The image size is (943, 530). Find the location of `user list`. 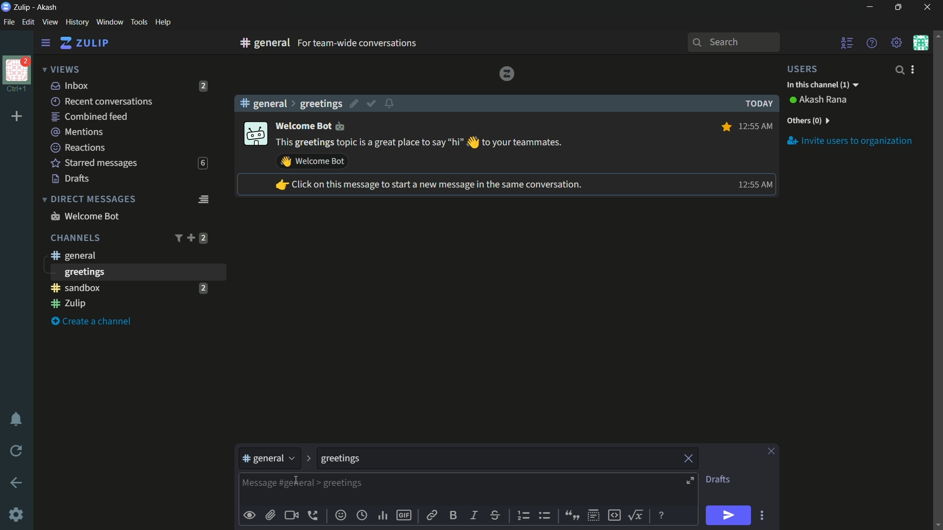

user list is located at coordinates (848, 43).